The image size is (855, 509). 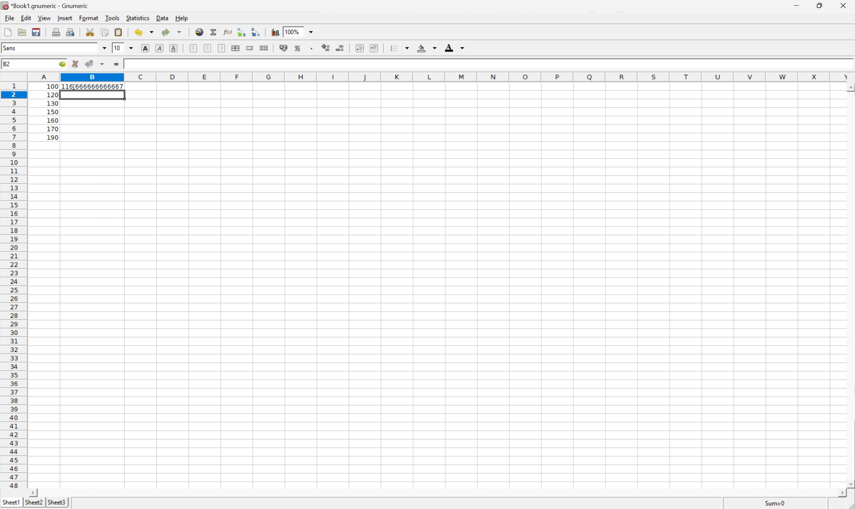 What do you see at coordinates (53, 86) in the screenshot?
I see `100` at bounding box center [53, 86].